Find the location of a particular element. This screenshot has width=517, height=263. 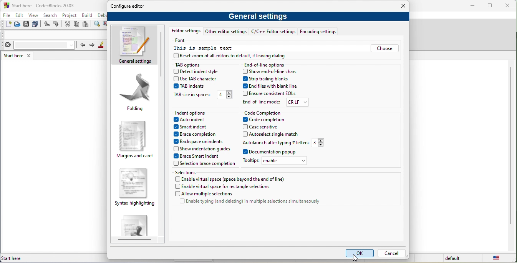

open is located at coordinates (18, 25).